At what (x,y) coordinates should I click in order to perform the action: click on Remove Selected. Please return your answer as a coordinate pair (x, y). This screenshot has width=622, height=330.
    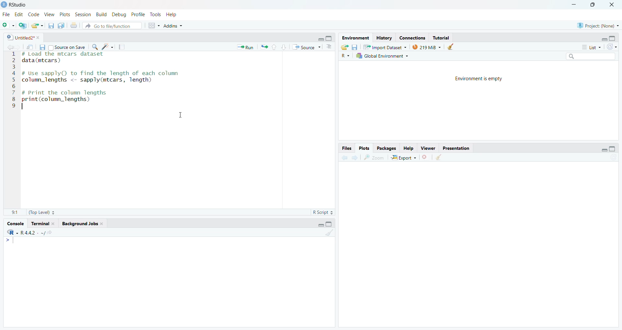
    Looking at the image, I should click on (426, 157).